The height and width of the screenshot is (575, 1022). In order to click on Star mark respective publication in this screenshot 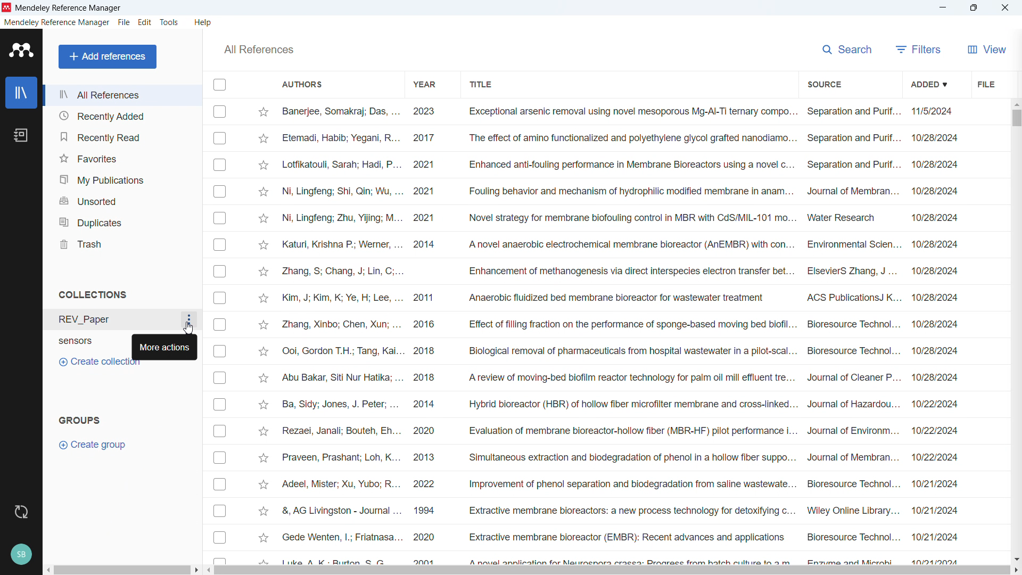, I will do `click(264, 219)`.